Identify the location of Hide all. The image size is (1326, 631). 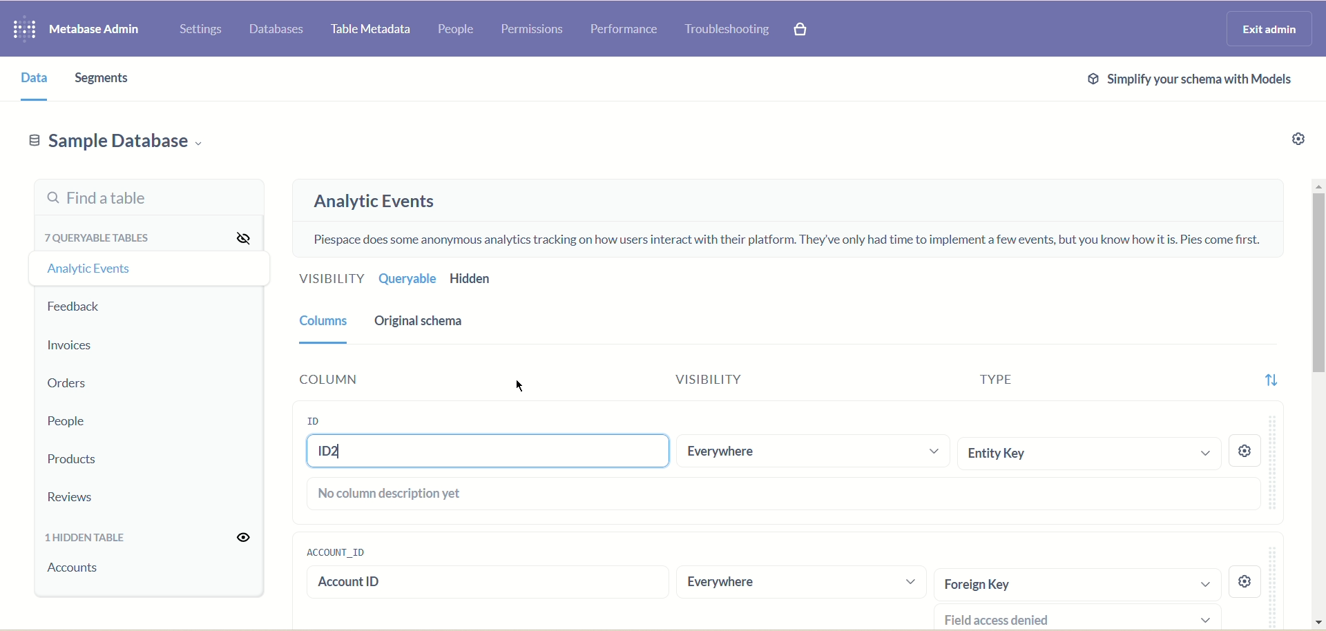
(236, 236).